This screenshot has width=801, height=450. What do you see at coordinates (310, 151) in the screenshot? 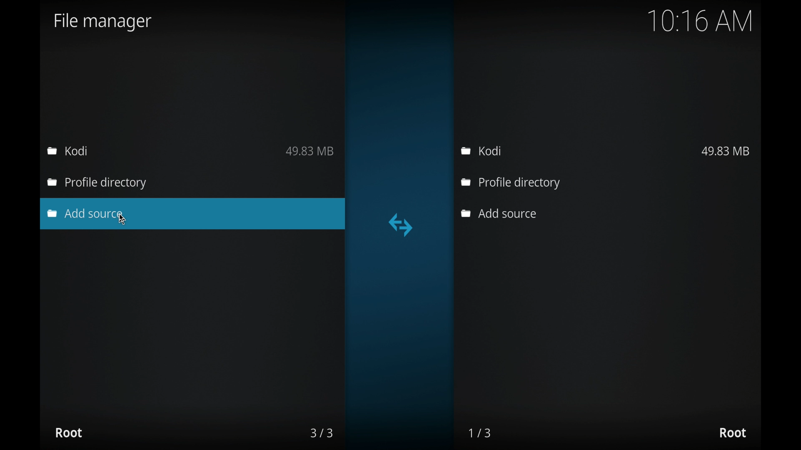
I see `49.83 MB` at bounding box center [310, 151].